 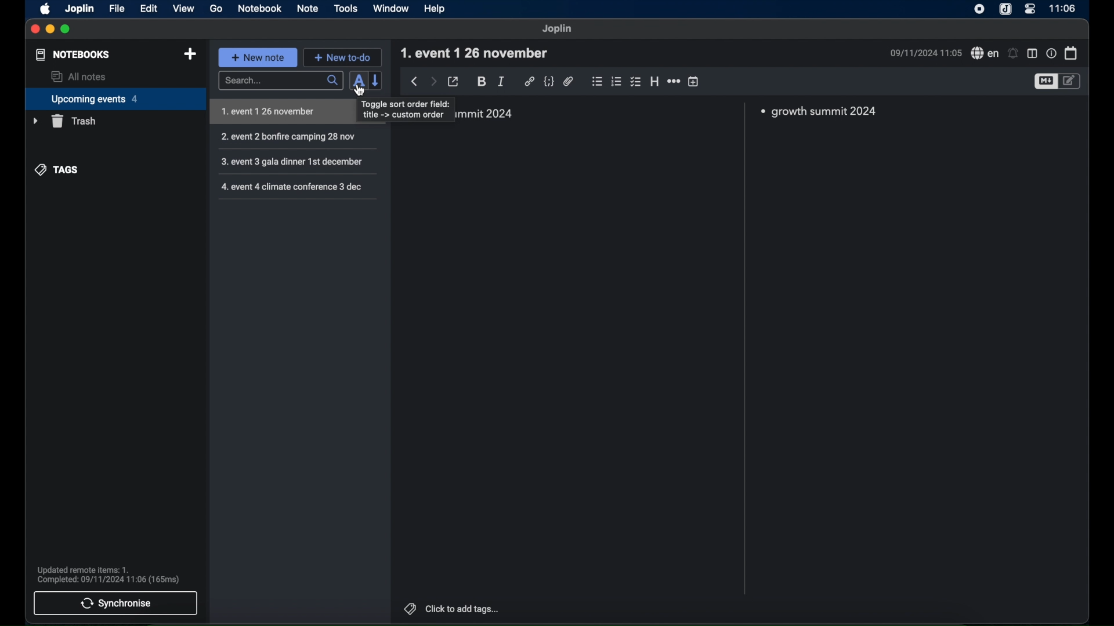 I want to click on Updated remote items: 1.
Completed: 09/11/2024 11:06 (165ms), so click(x=115, y=575).